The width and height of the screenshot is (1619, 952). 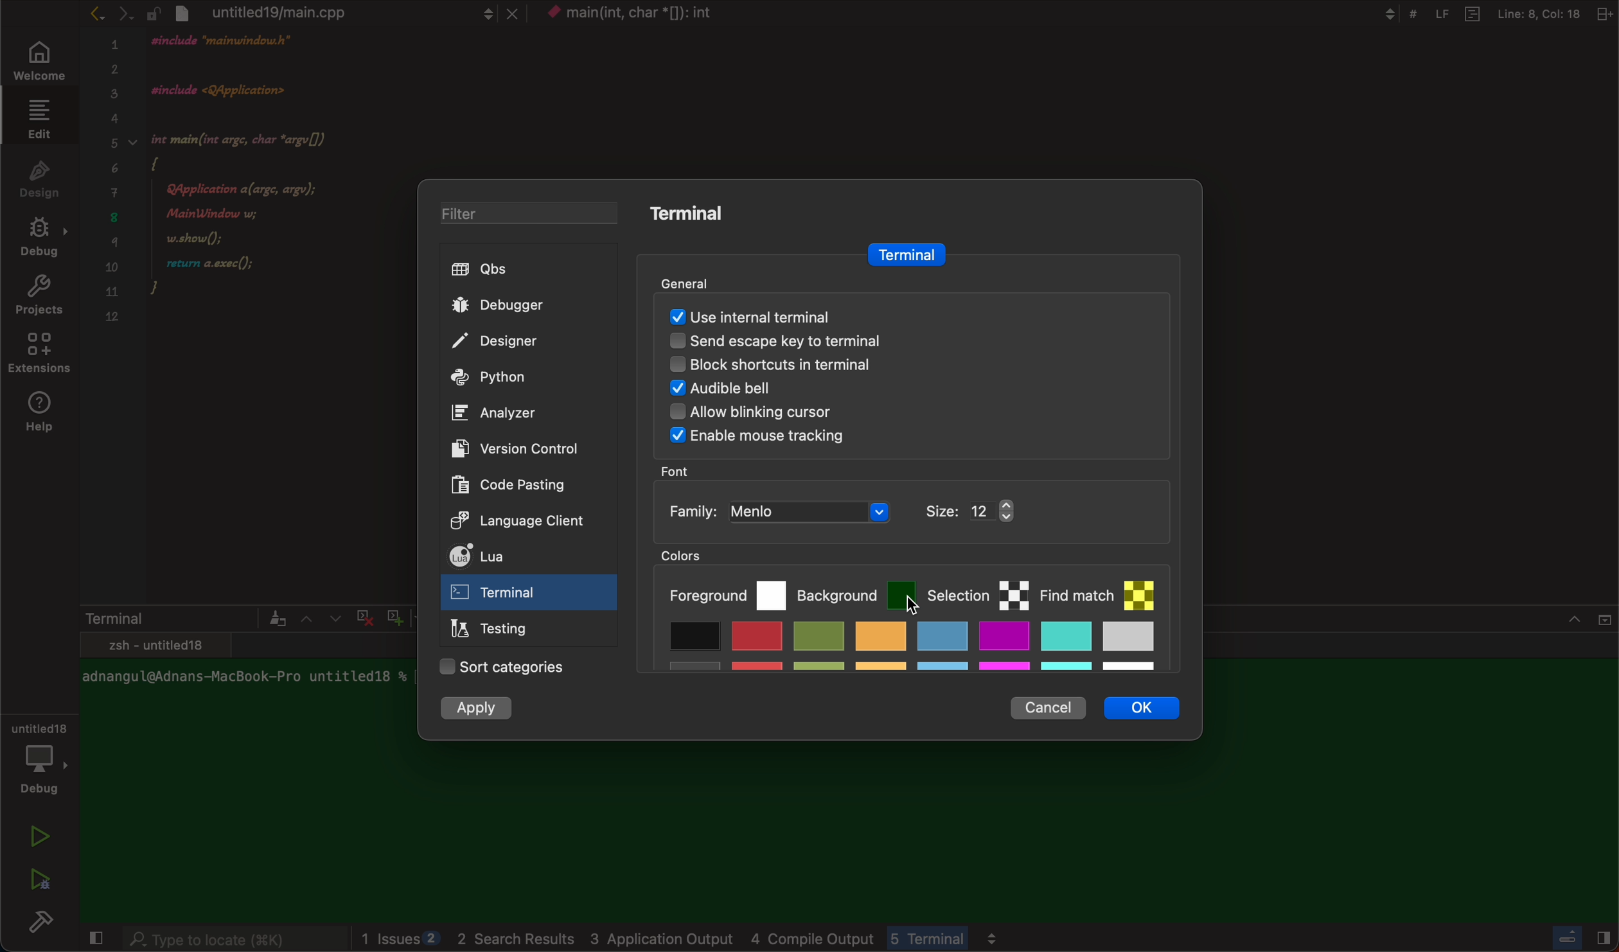 What do you see at coordinates (517, 378) in the screenshot?
I see `python` at bounding box center [517, 378].